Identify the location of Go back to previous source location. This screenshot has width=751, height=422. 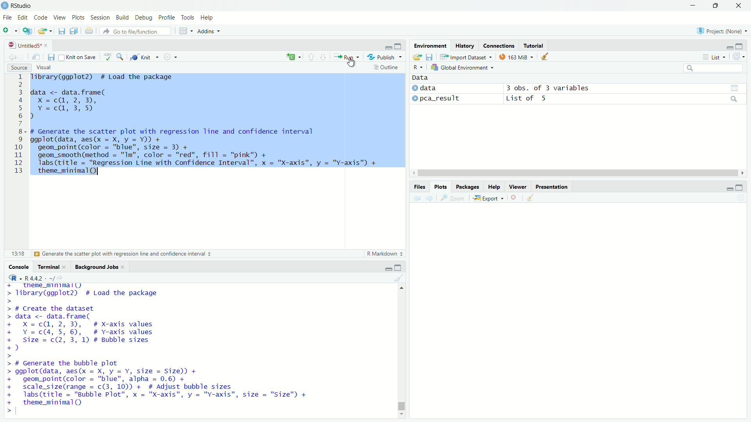
(13, 57).